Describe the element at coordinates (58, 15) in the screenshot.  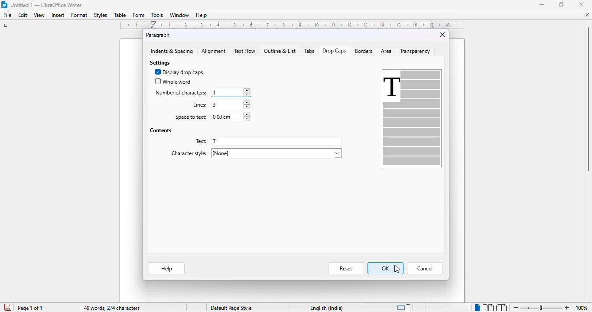
I see `insert` at that location.